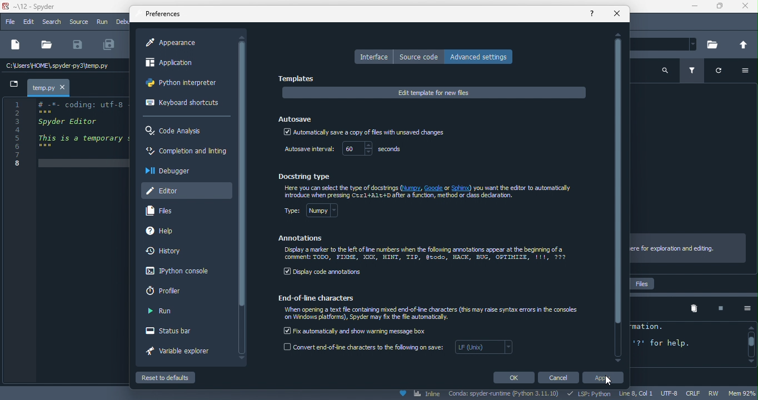  Describe the element at coordinates (431, 192) in the screenshot. I see `docstring text` at that location.